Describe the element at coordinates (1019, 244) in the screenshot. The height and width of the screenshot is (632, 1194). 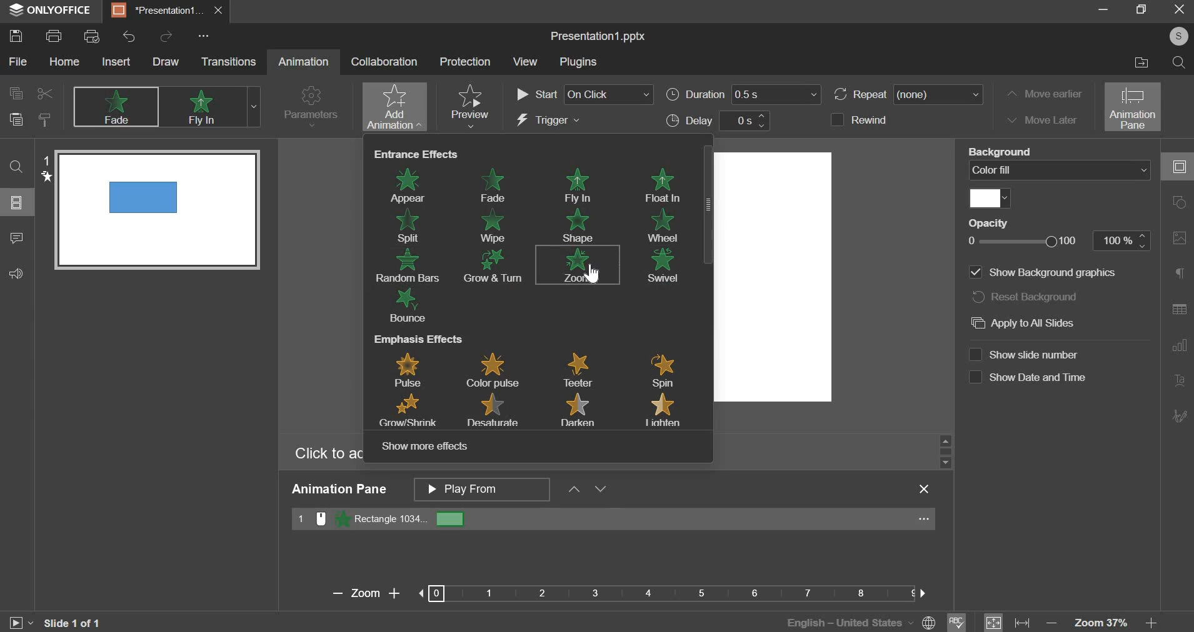
I see `opacity` at that location.